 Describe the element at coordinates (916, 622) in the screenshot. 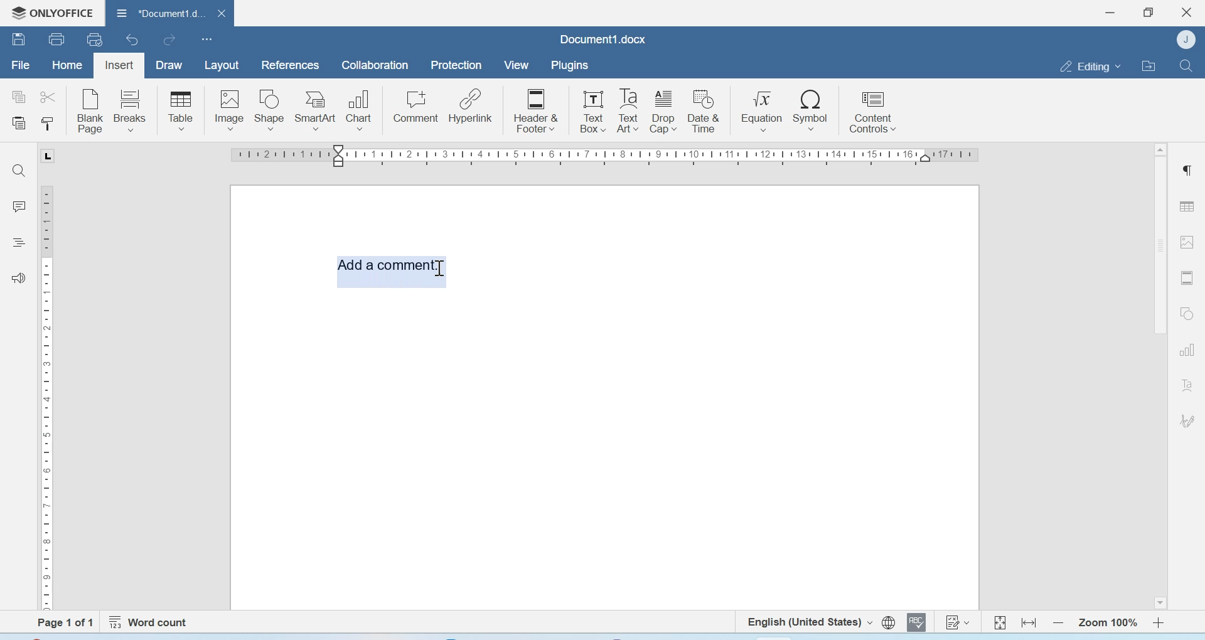

I see `Spell checking` at that location.